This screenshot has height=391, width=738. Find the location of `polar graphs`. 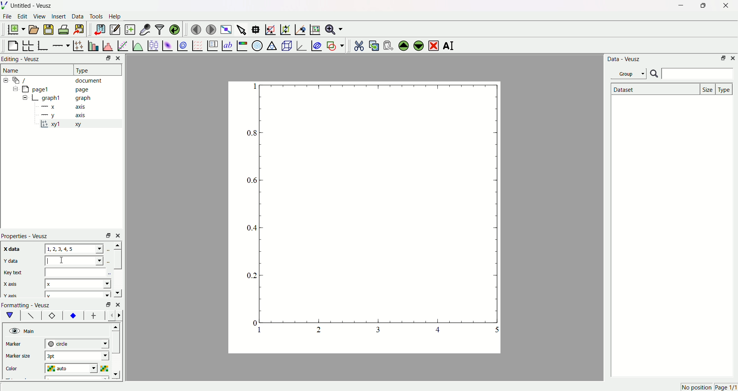

polar graphs is located at coordinates (257, 45).